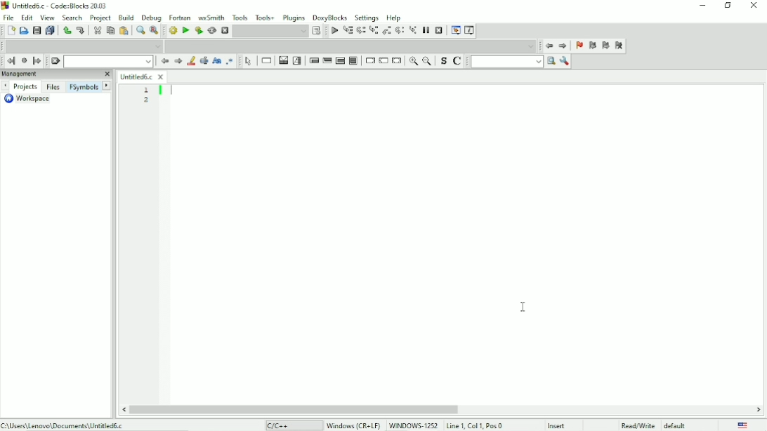 This screenshot has width=767, height=431. I want to click on Cut, so click(97, 30).